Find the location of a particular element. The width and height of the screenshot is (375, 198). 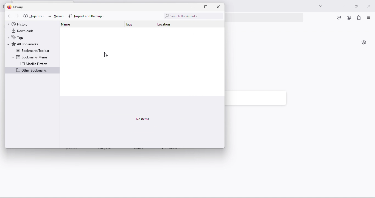

library is located at coordinates (19, 7).